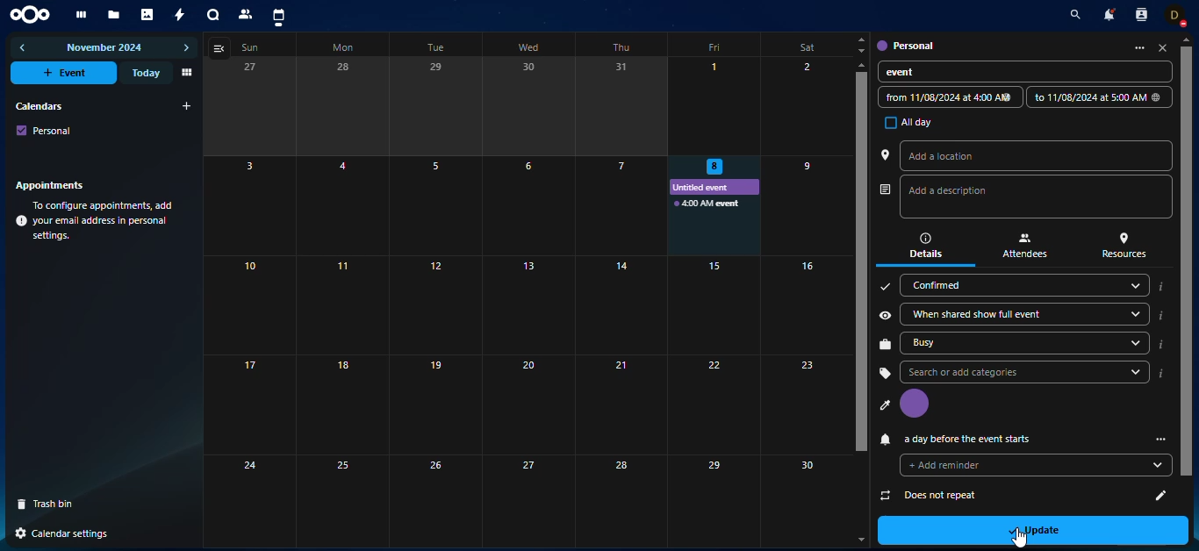 The width and height of the screenshot is (1199, 551). Describe the element at coordinates (97, 221) in the screenshot. I see `info` at that location.